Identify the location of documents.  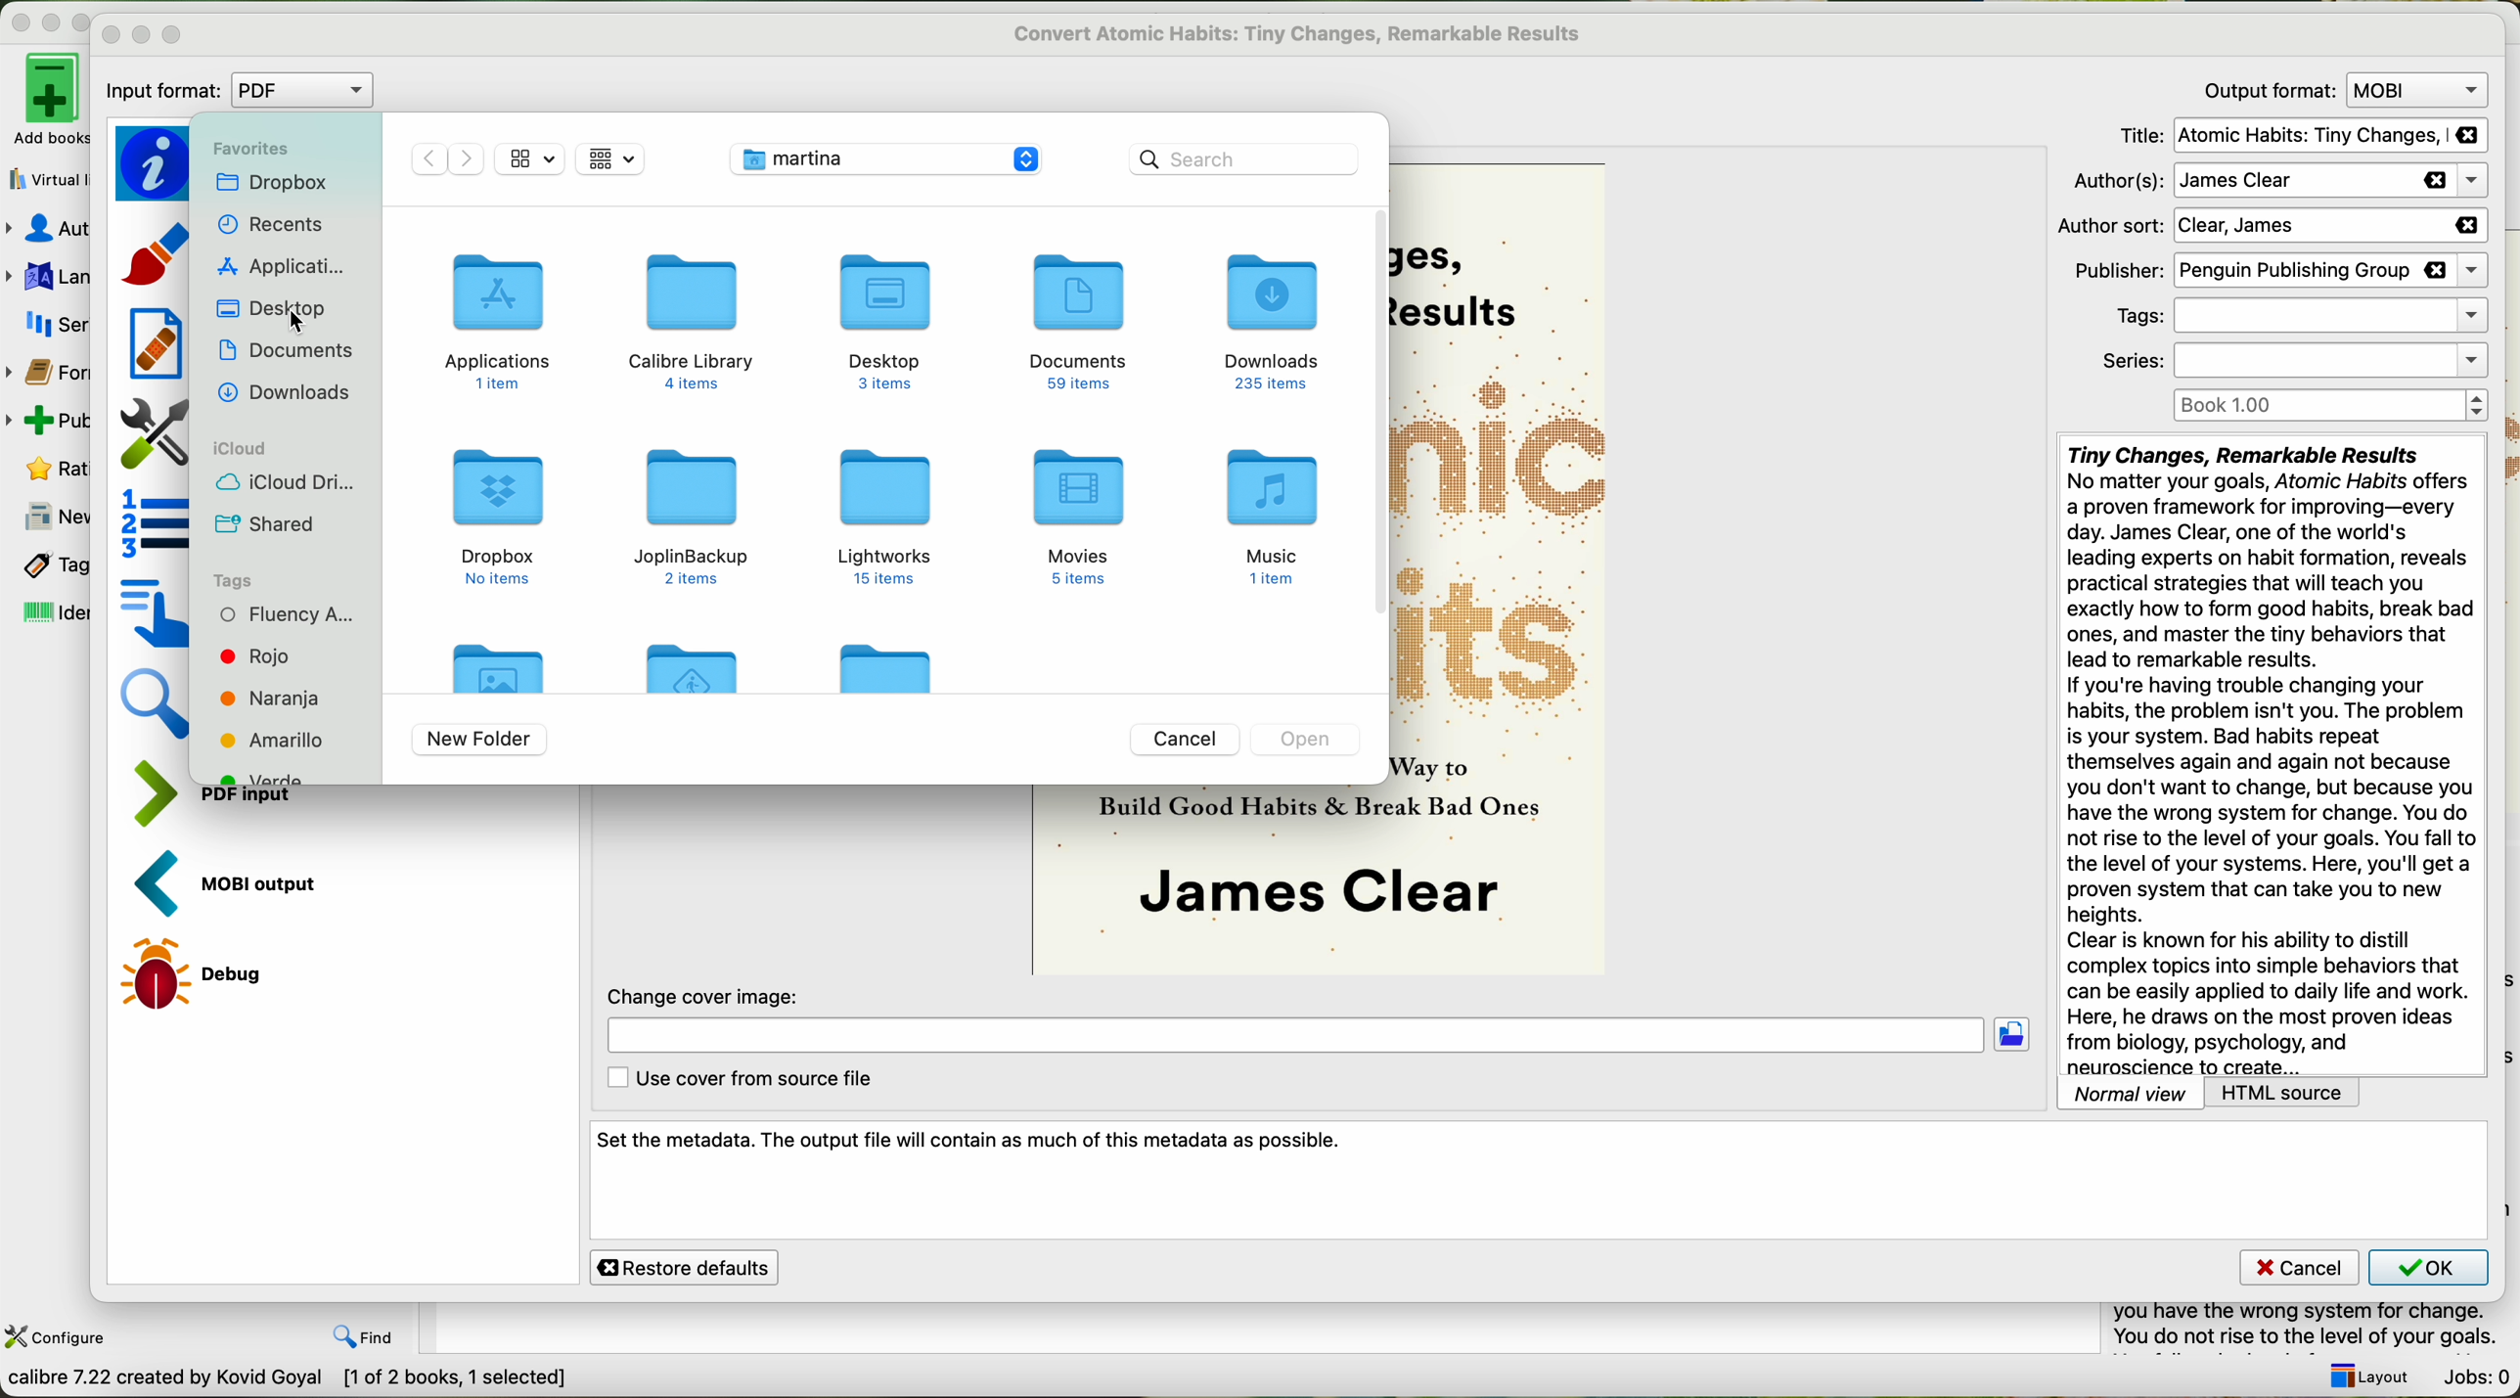
(1079, 320).